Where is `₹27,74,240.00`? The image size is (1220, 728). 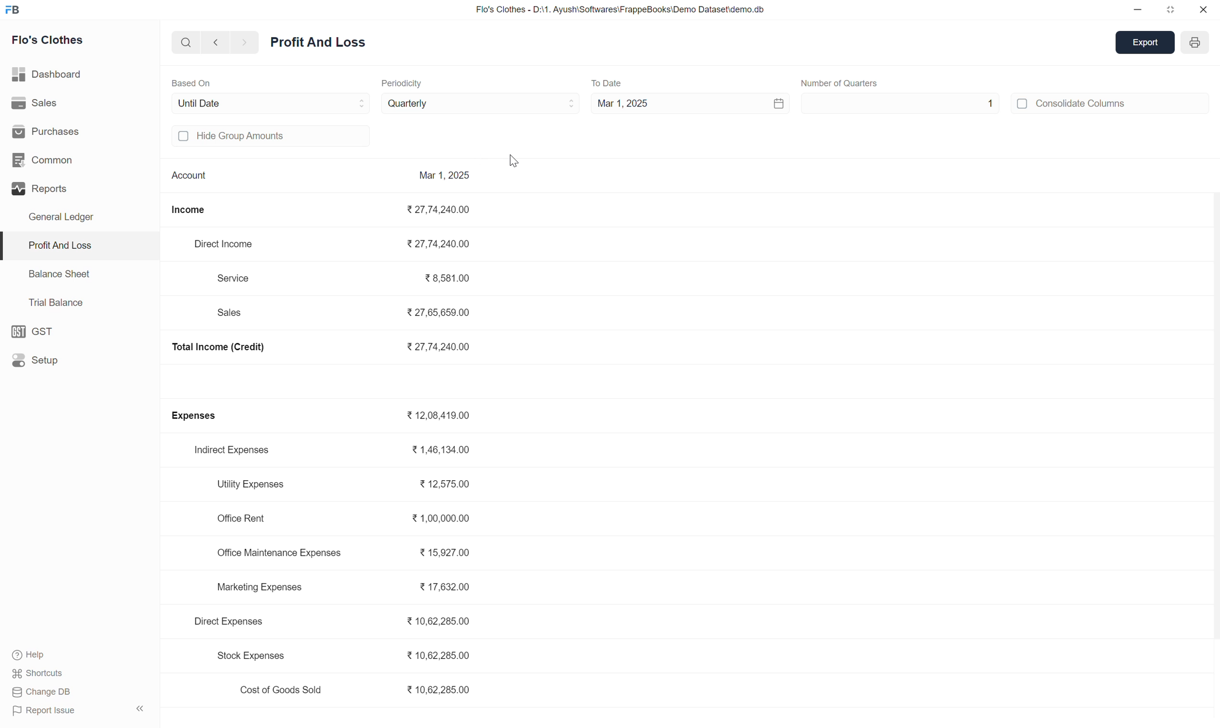 ₹27,74,240.00 is located at coordinates (444, 245).